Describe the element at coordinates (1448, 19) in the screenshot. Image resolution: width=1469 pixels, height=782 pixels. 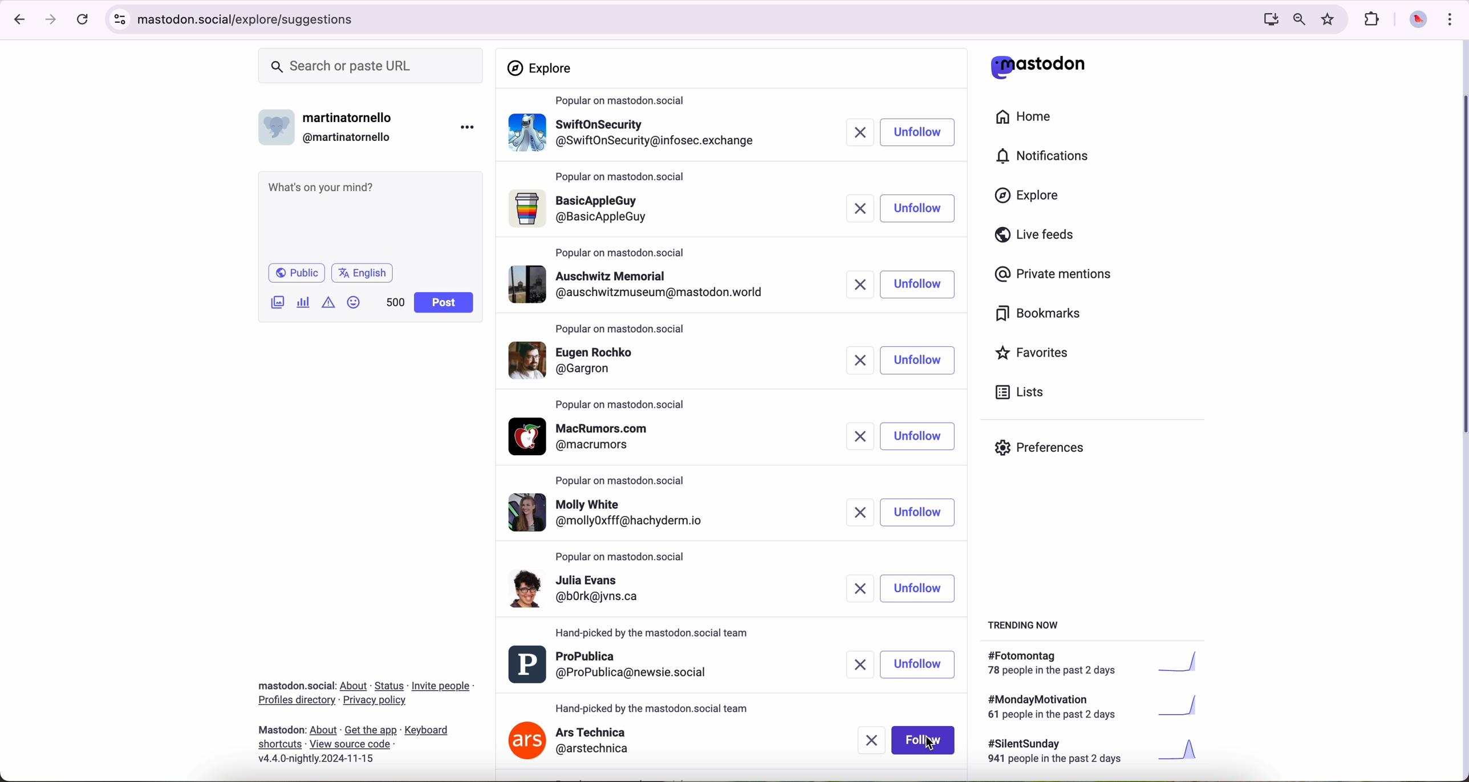
I see `customize and control Google Chrome` at that location.